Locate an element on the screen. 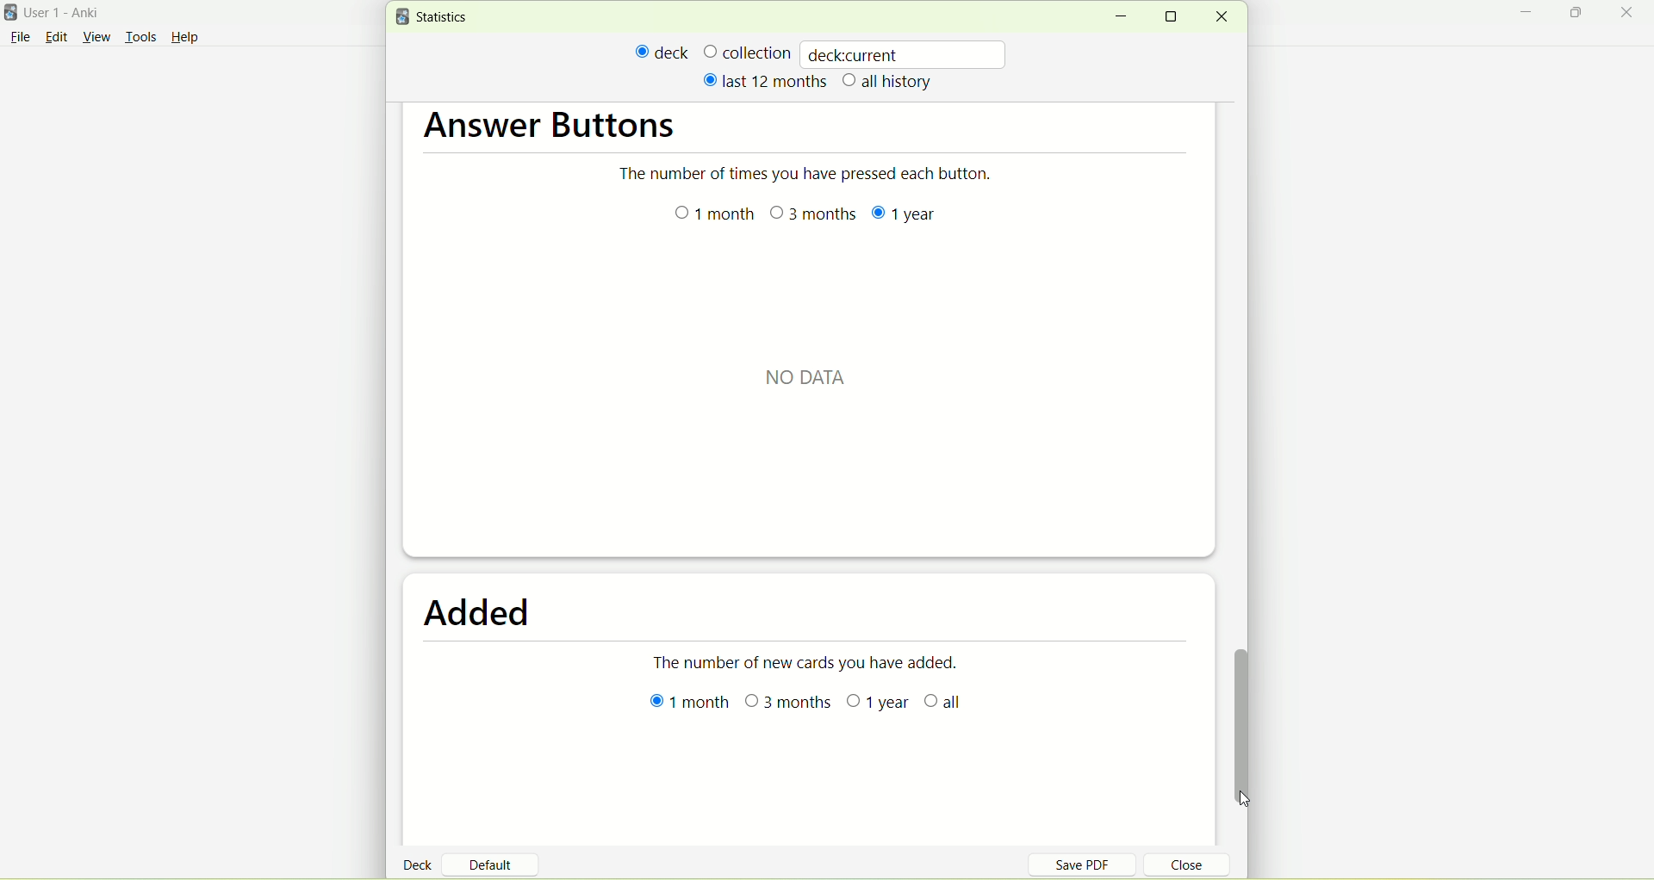  minimize is located at coordinates (1120, 17).